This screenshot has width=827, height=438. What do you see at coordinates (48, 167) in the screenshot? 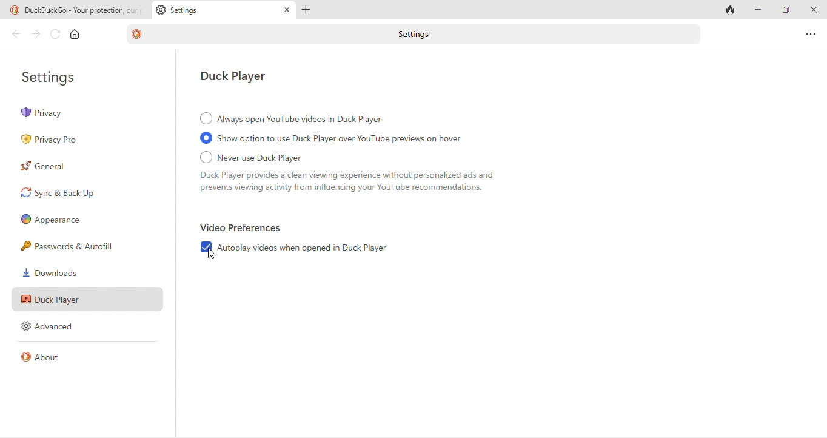
I see `general` at bounding box center [48, 167].